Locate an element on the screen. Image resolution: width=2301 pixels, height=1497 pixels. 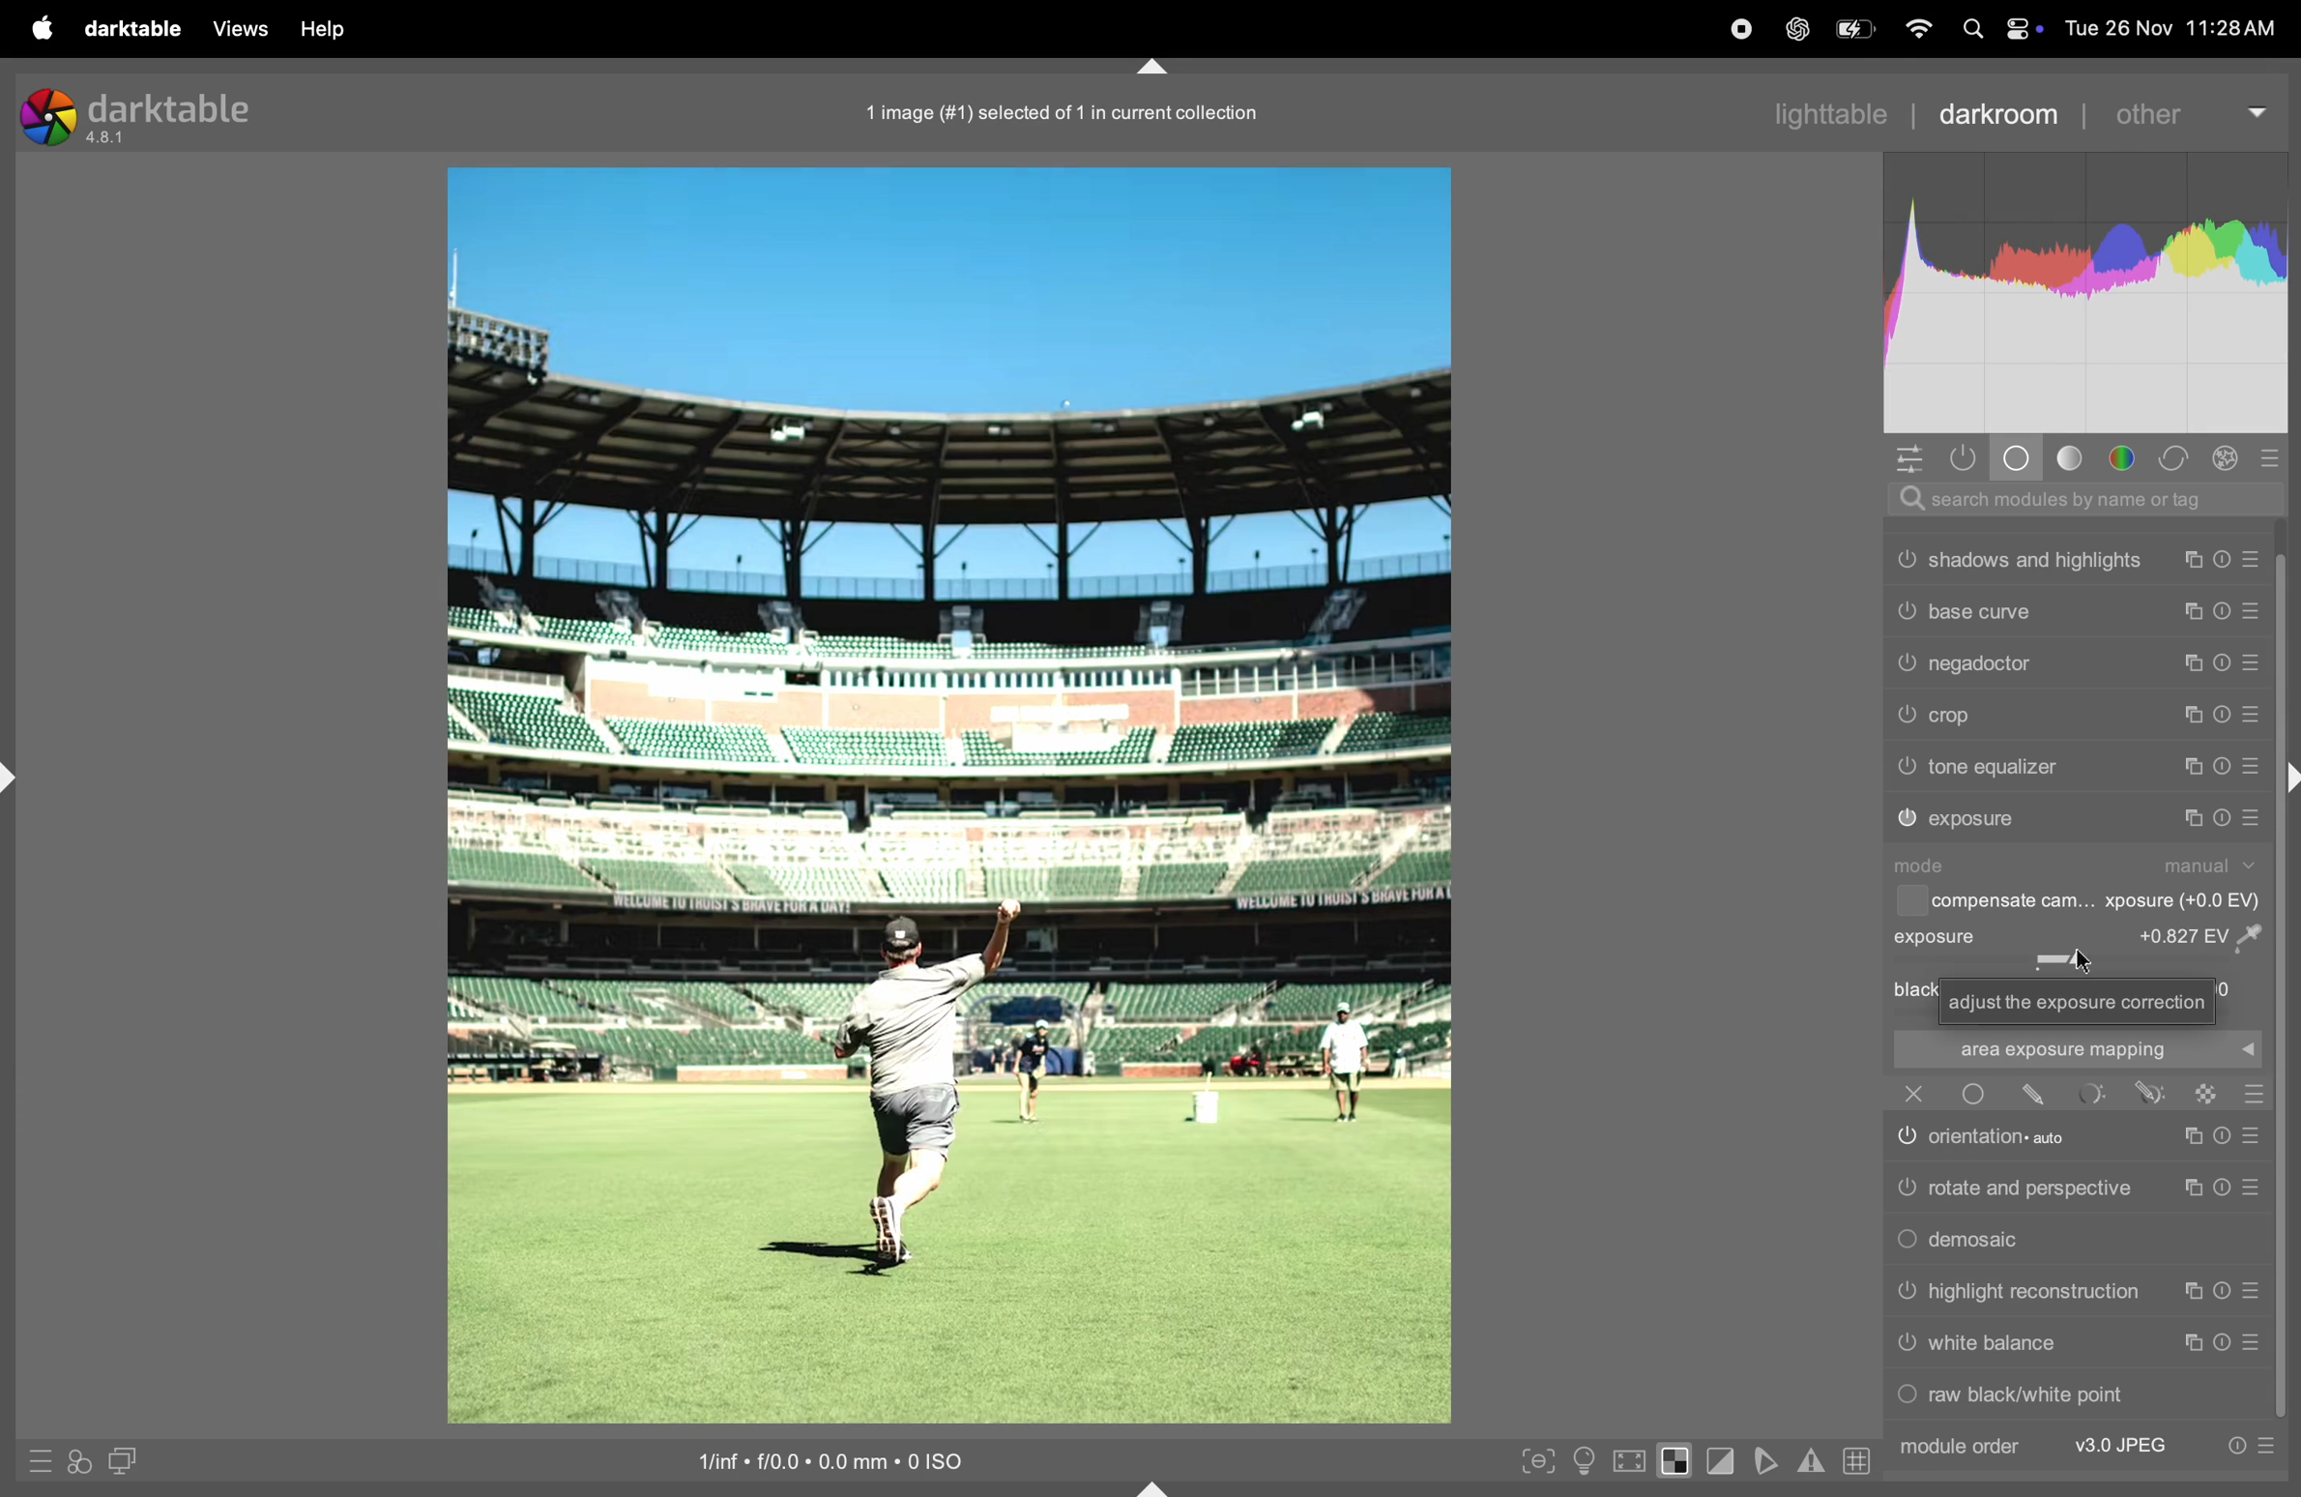
copy is located at coordinates (2194, 1343).